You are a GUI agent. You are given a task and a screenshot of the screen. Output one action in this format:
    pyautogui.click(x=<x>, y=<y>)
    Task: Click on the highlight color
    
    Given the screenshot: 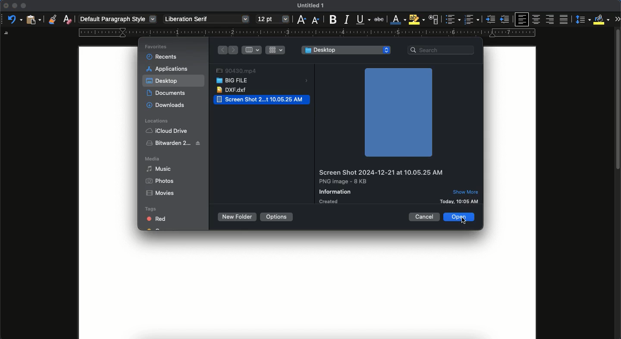 What is the action you would take?
    pyautogui.click(x=417, y=19)
    